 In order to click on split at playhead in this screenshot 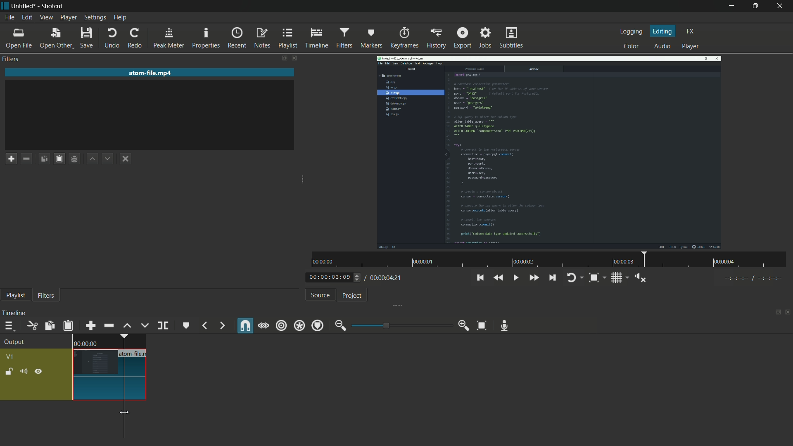, I will do `click(163, 325)`.